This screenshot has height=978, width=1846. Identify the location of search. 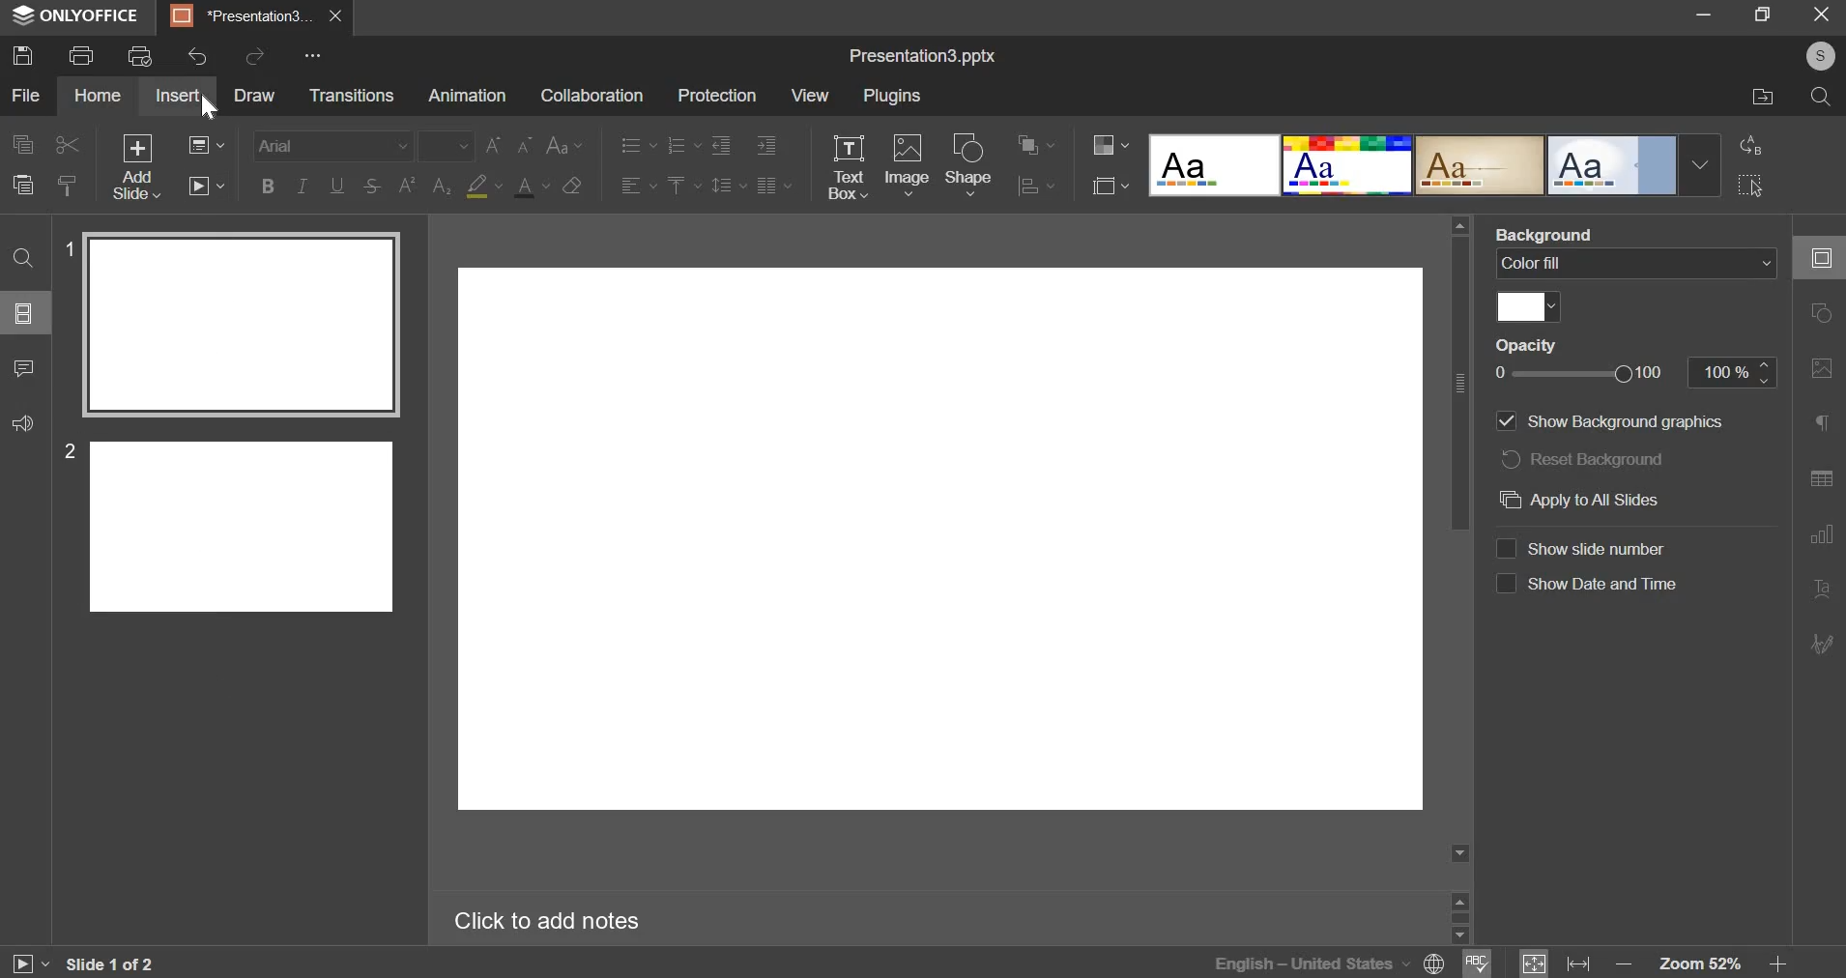
(1824, 101).